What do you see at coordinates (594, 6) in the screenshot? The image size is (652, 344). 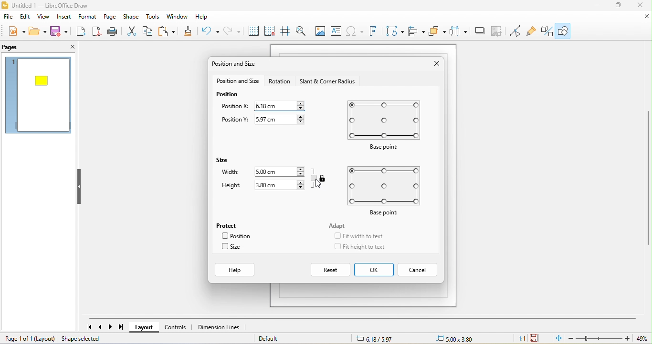 I see `minimize` at bounding box center [594, 6].